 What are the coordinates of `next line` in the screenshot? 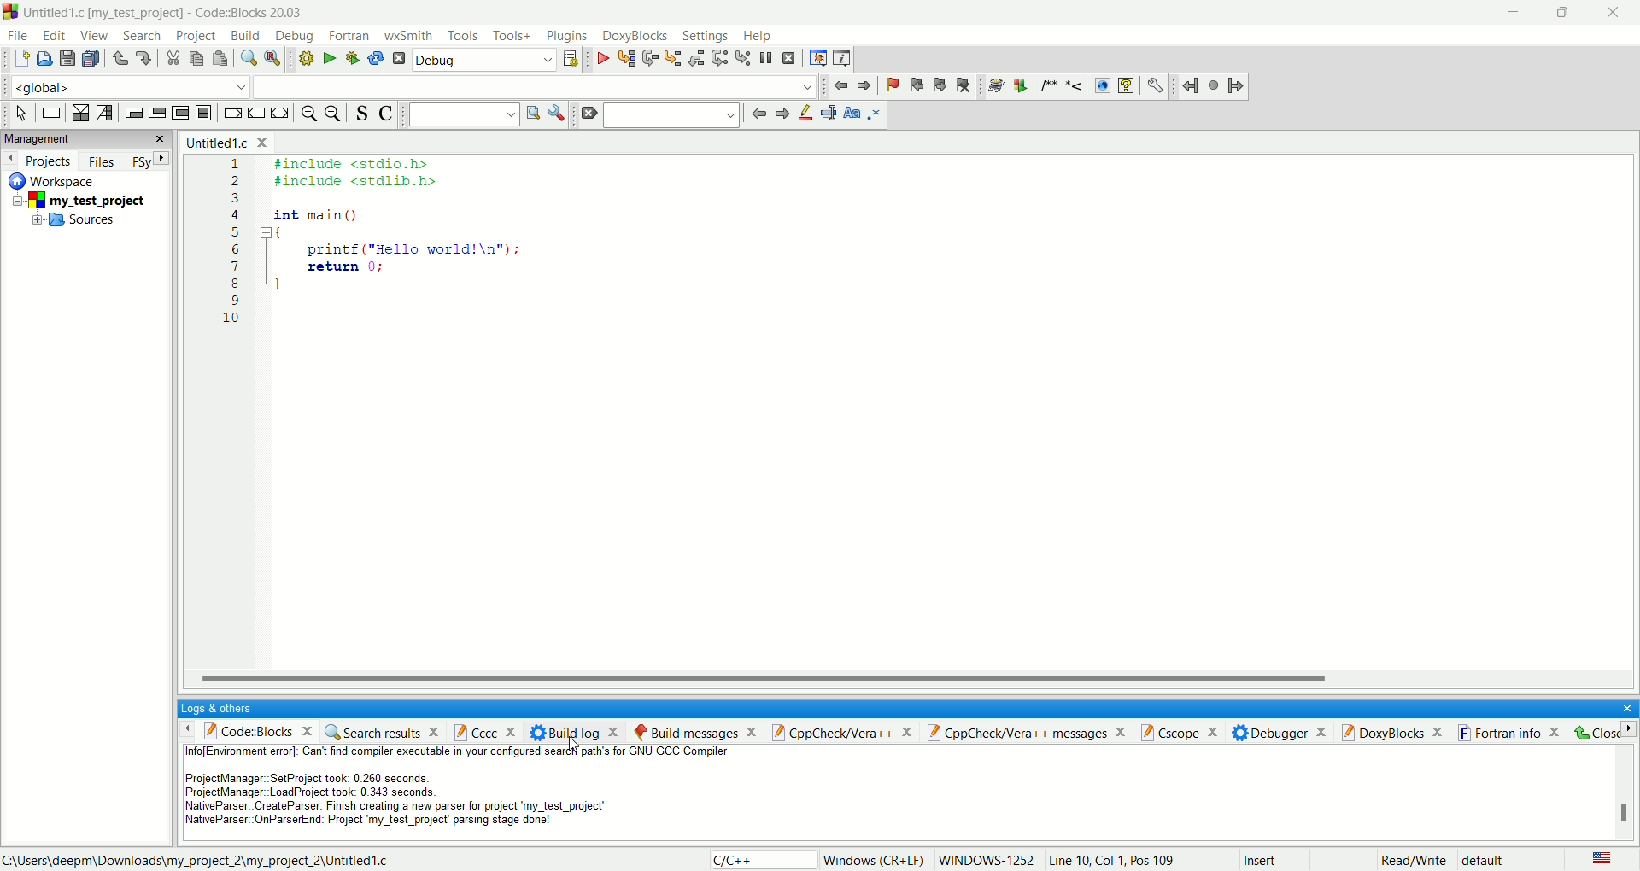 It's located at (651, 59).